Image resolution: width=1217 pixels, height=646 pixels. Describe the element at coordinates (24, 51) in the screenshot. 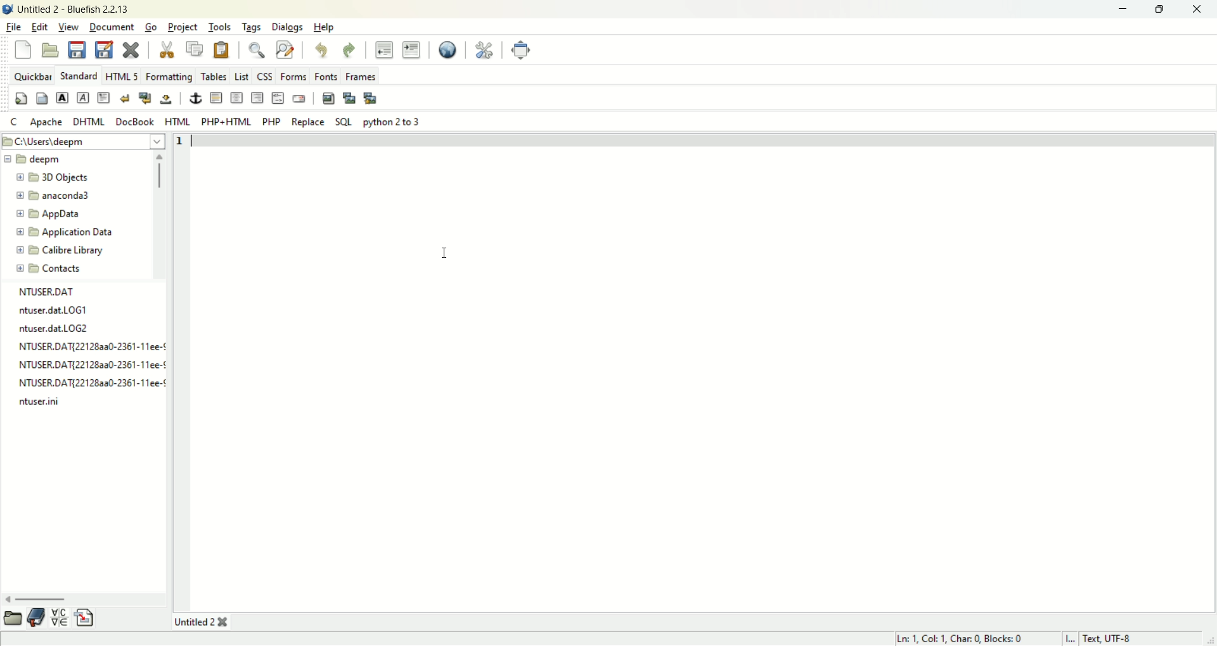

I see `new` at that location.